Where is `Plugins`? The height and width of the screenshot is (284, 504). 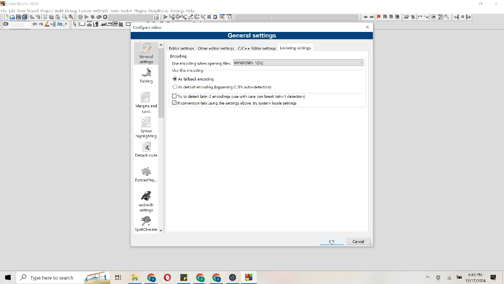 Plugins is located at coordinates (140, 11).